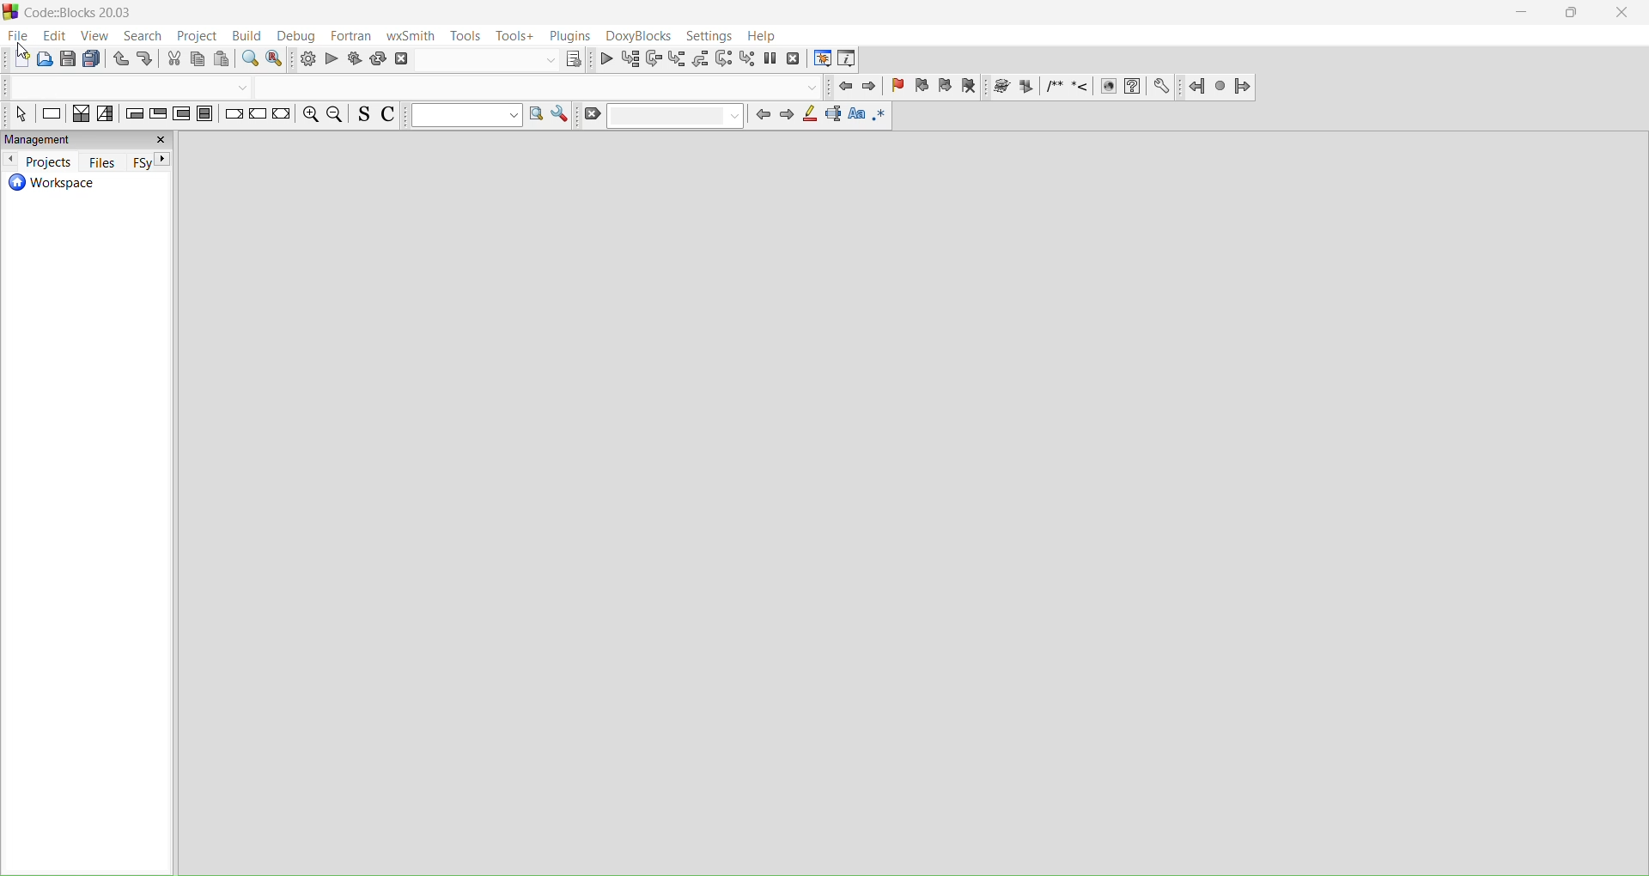 This screenshot has width=1649, height=876. What do you see at coordinates (923, 88) in the screenshot?
I see `previous bookmark` at bounding box center [923, 88].